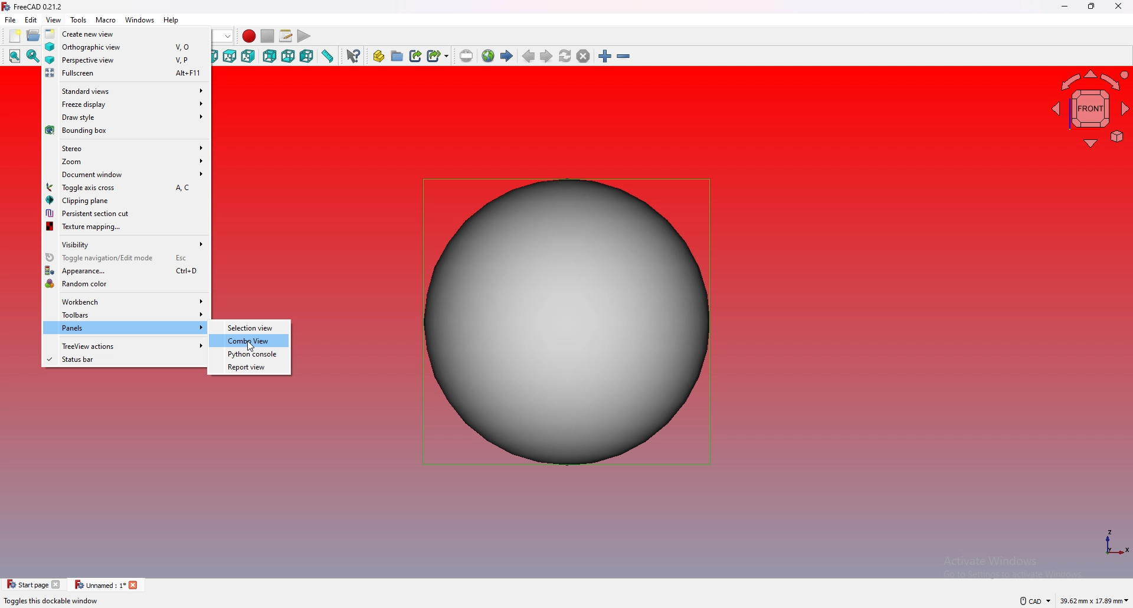 This screenshot has height=608, width=1133. I want to click on down, so click(226, 37).